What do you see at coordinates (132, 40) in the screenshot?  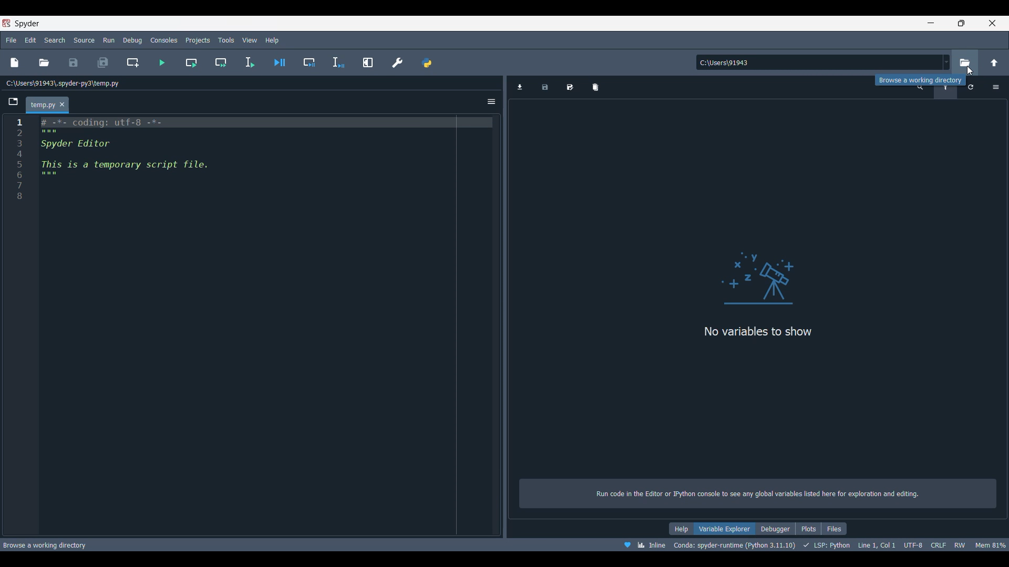 I see `Debug menu` at bounding box center [132, 40].